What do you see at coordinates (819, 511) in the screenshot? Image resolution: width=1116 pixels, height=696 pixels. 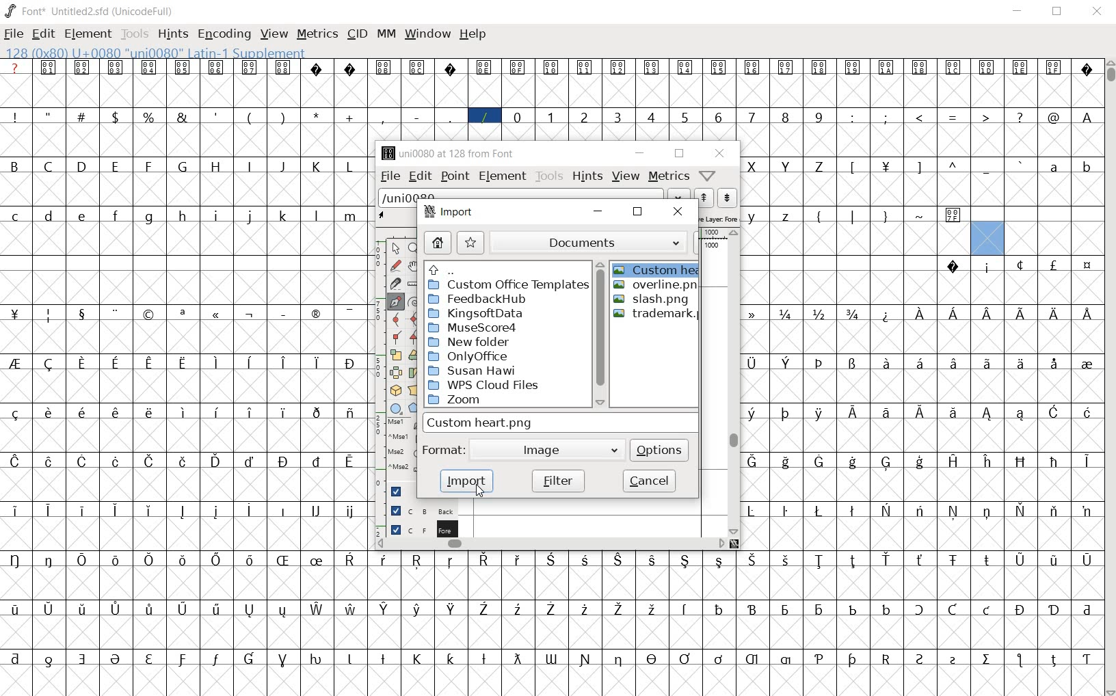 I see `glyph` at bounding box center [819, 511].